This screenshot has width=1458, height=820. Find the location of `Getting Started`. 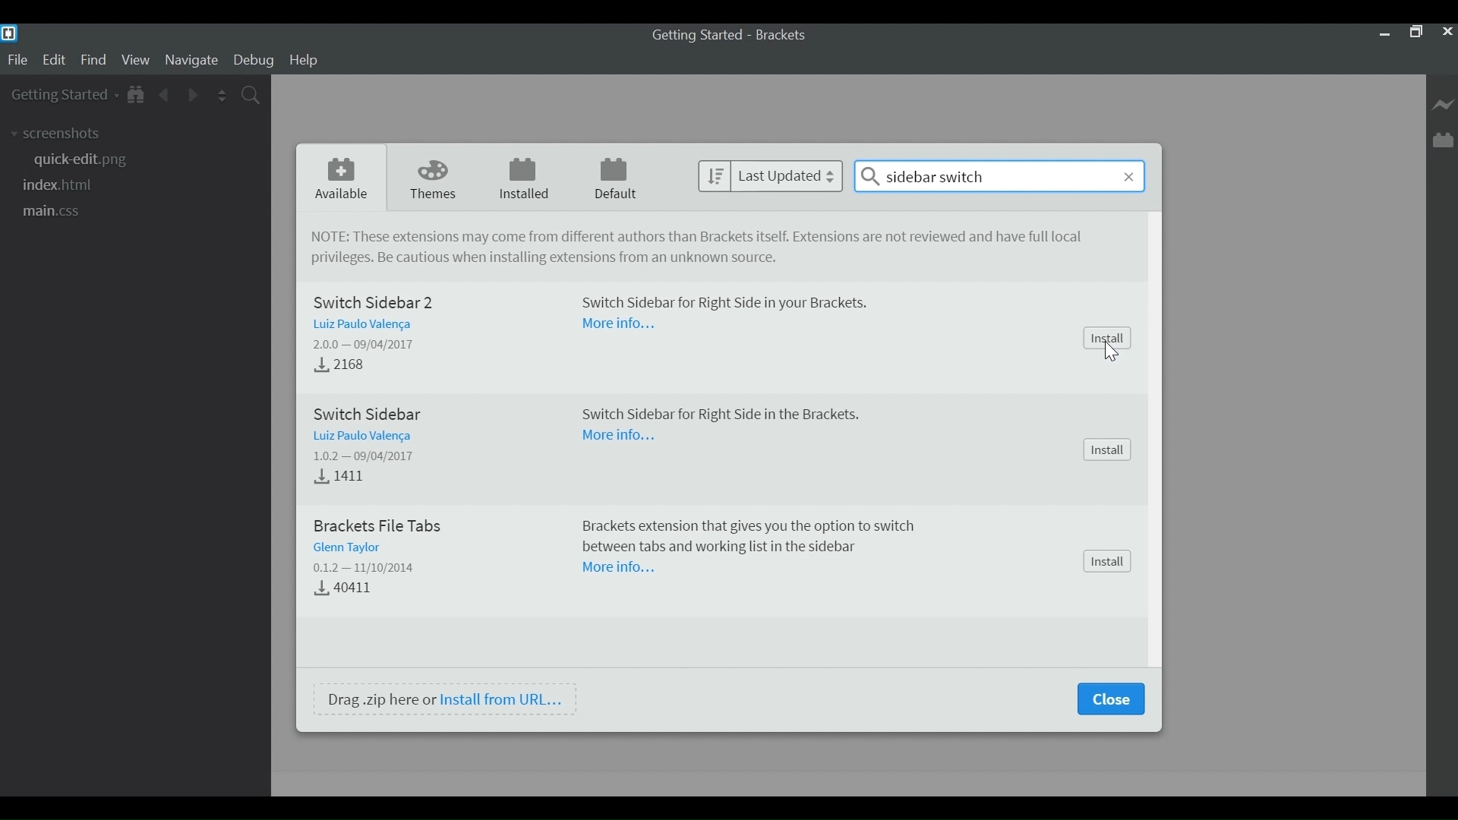

Getting Started is located at coordinates (63, 95).